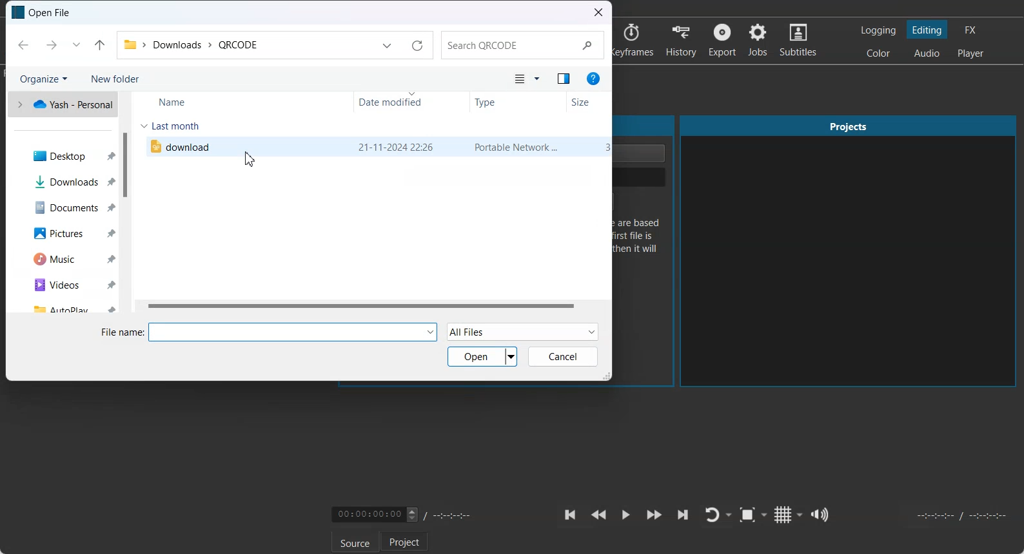 This screenshot has width=1024, height=554. What do you see at coordinates (77, 45) in the screenshot?
I see `Recent Location` at bounding box center [77, 45].